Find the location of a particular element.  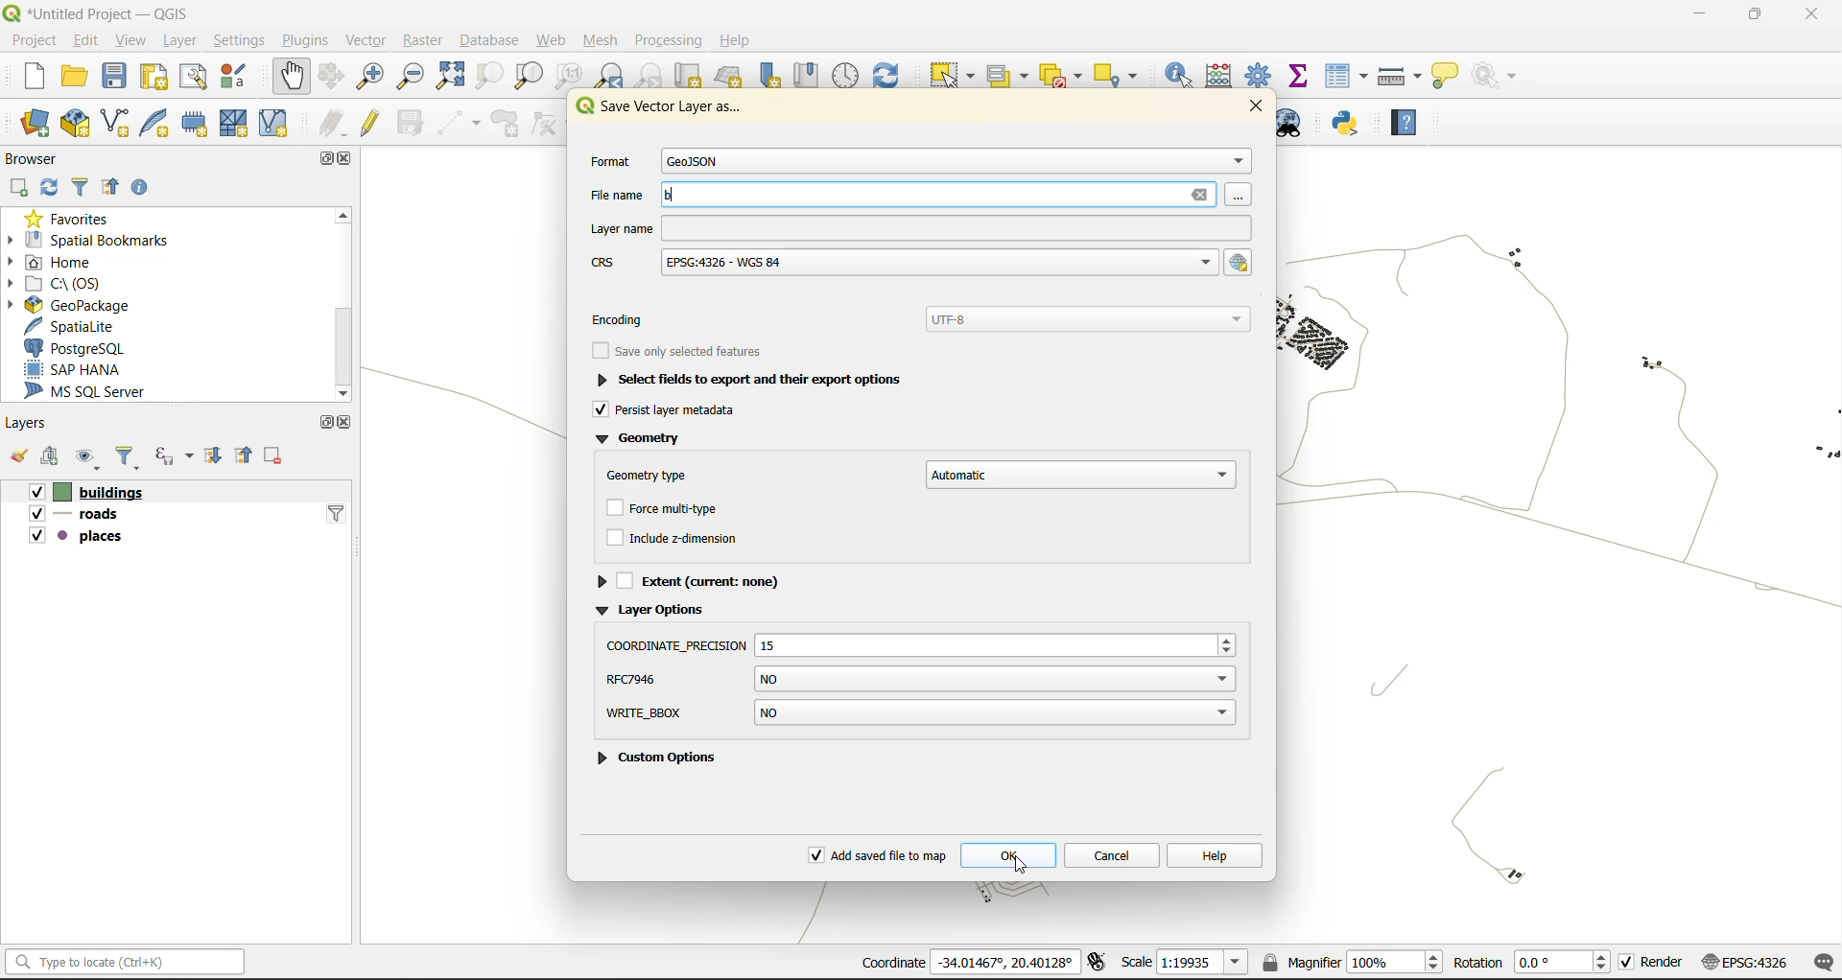

open is located at coordinates (16, 457).